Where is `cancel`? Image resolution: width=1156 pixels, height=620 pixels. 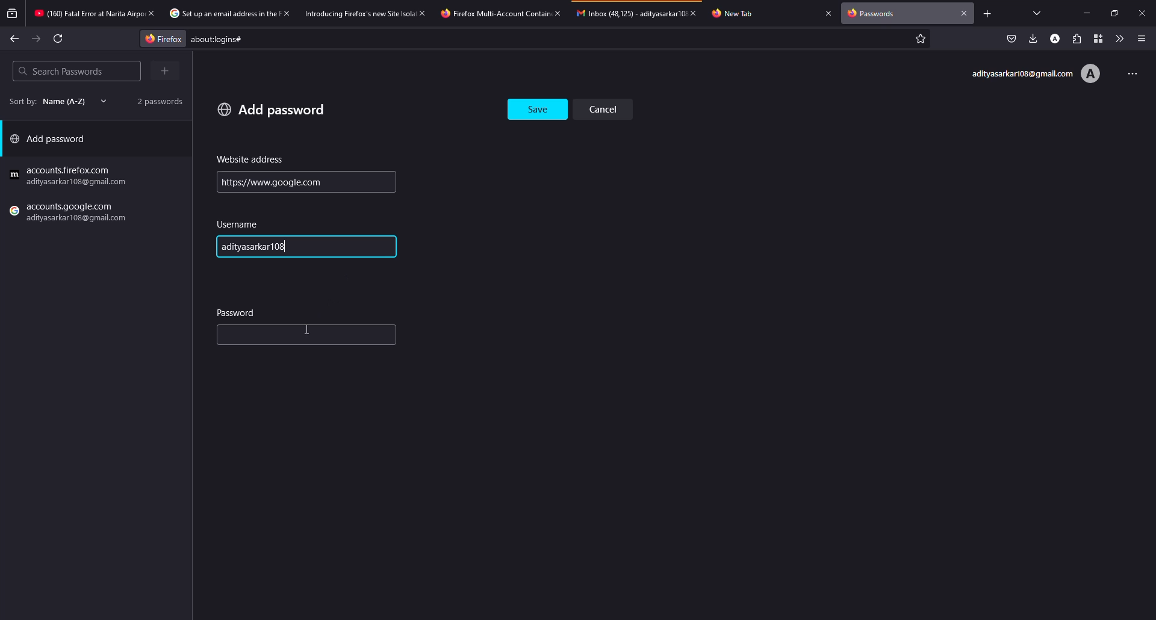
cancel is located at coordinates (608, 108).